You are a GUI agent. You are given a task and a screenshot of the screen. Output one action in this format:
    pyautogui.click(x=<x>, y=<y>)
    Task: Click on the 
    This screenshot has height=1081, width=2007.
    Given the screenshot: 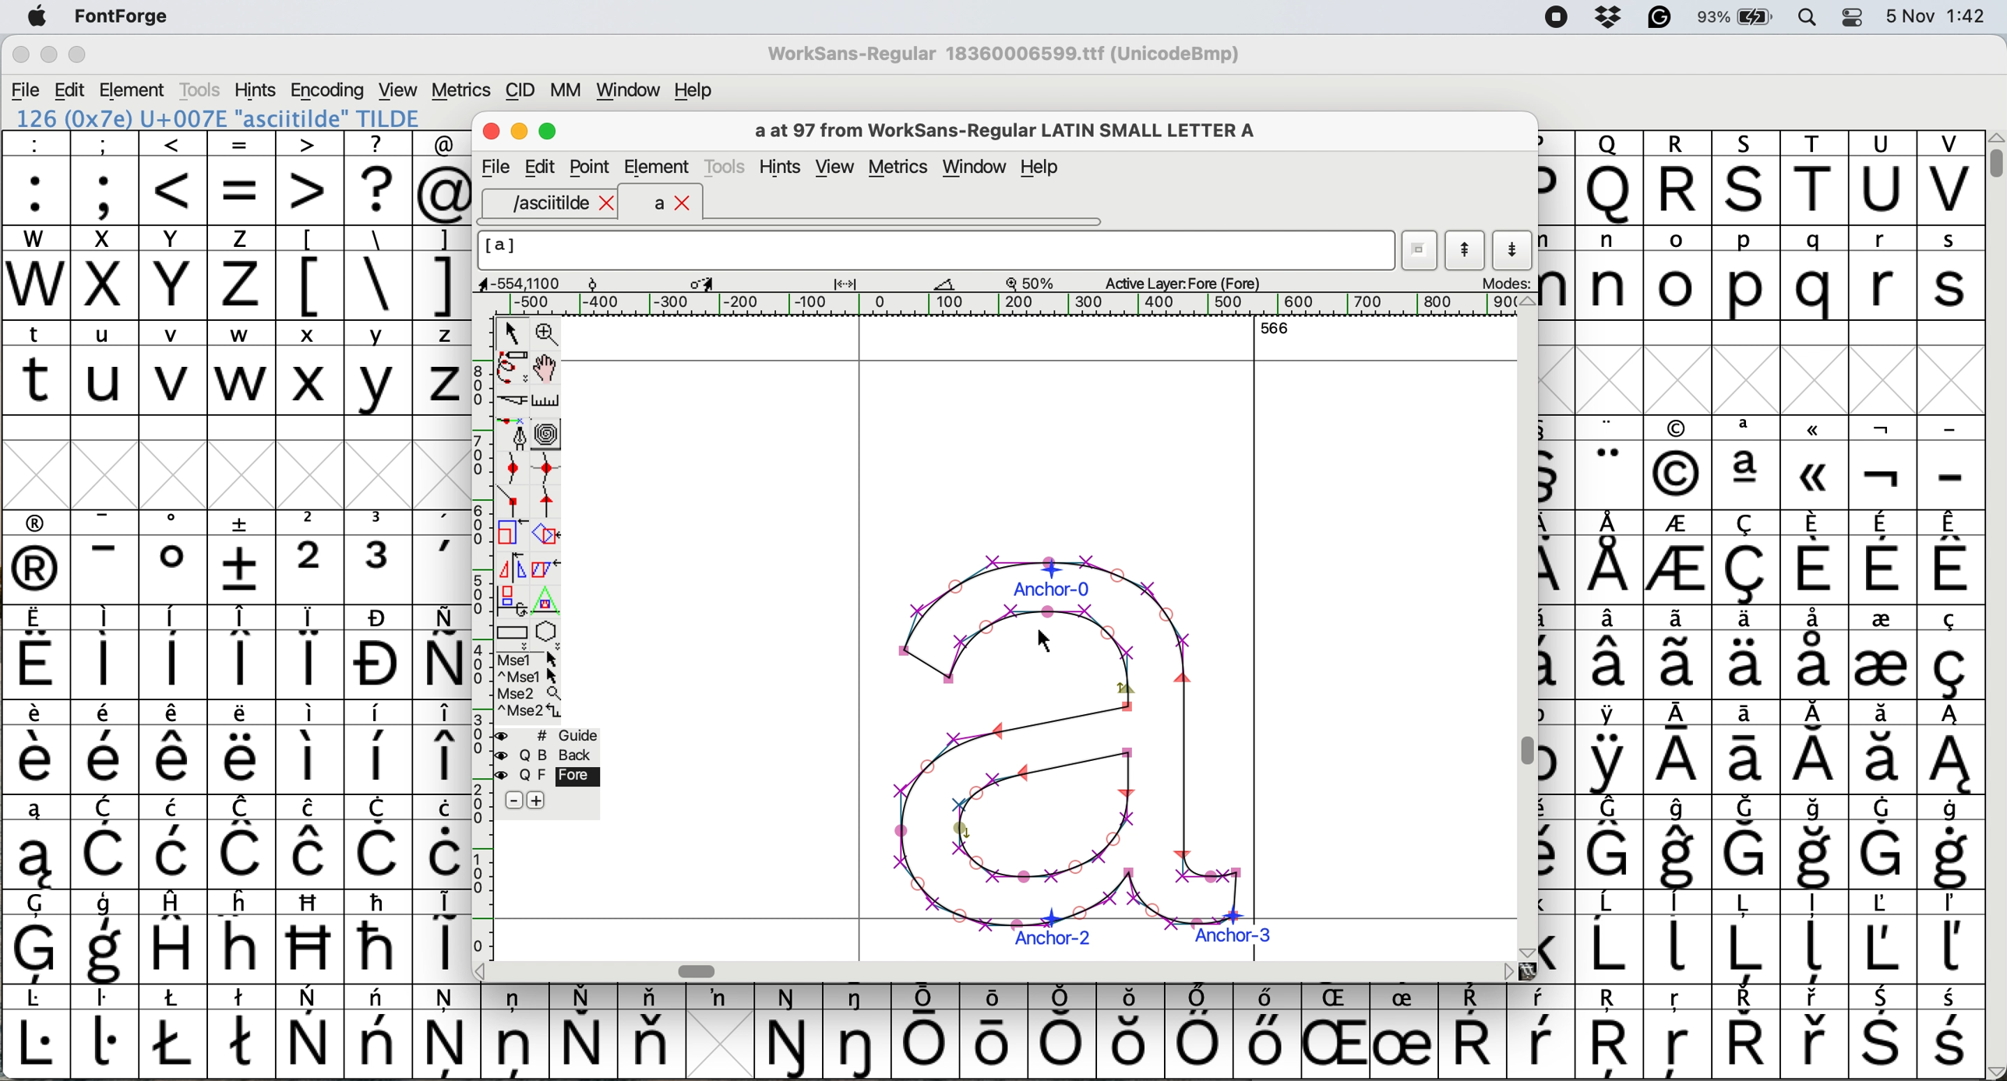 What is the action you would take?
    pyautogui.click(x=244, y=935)
    